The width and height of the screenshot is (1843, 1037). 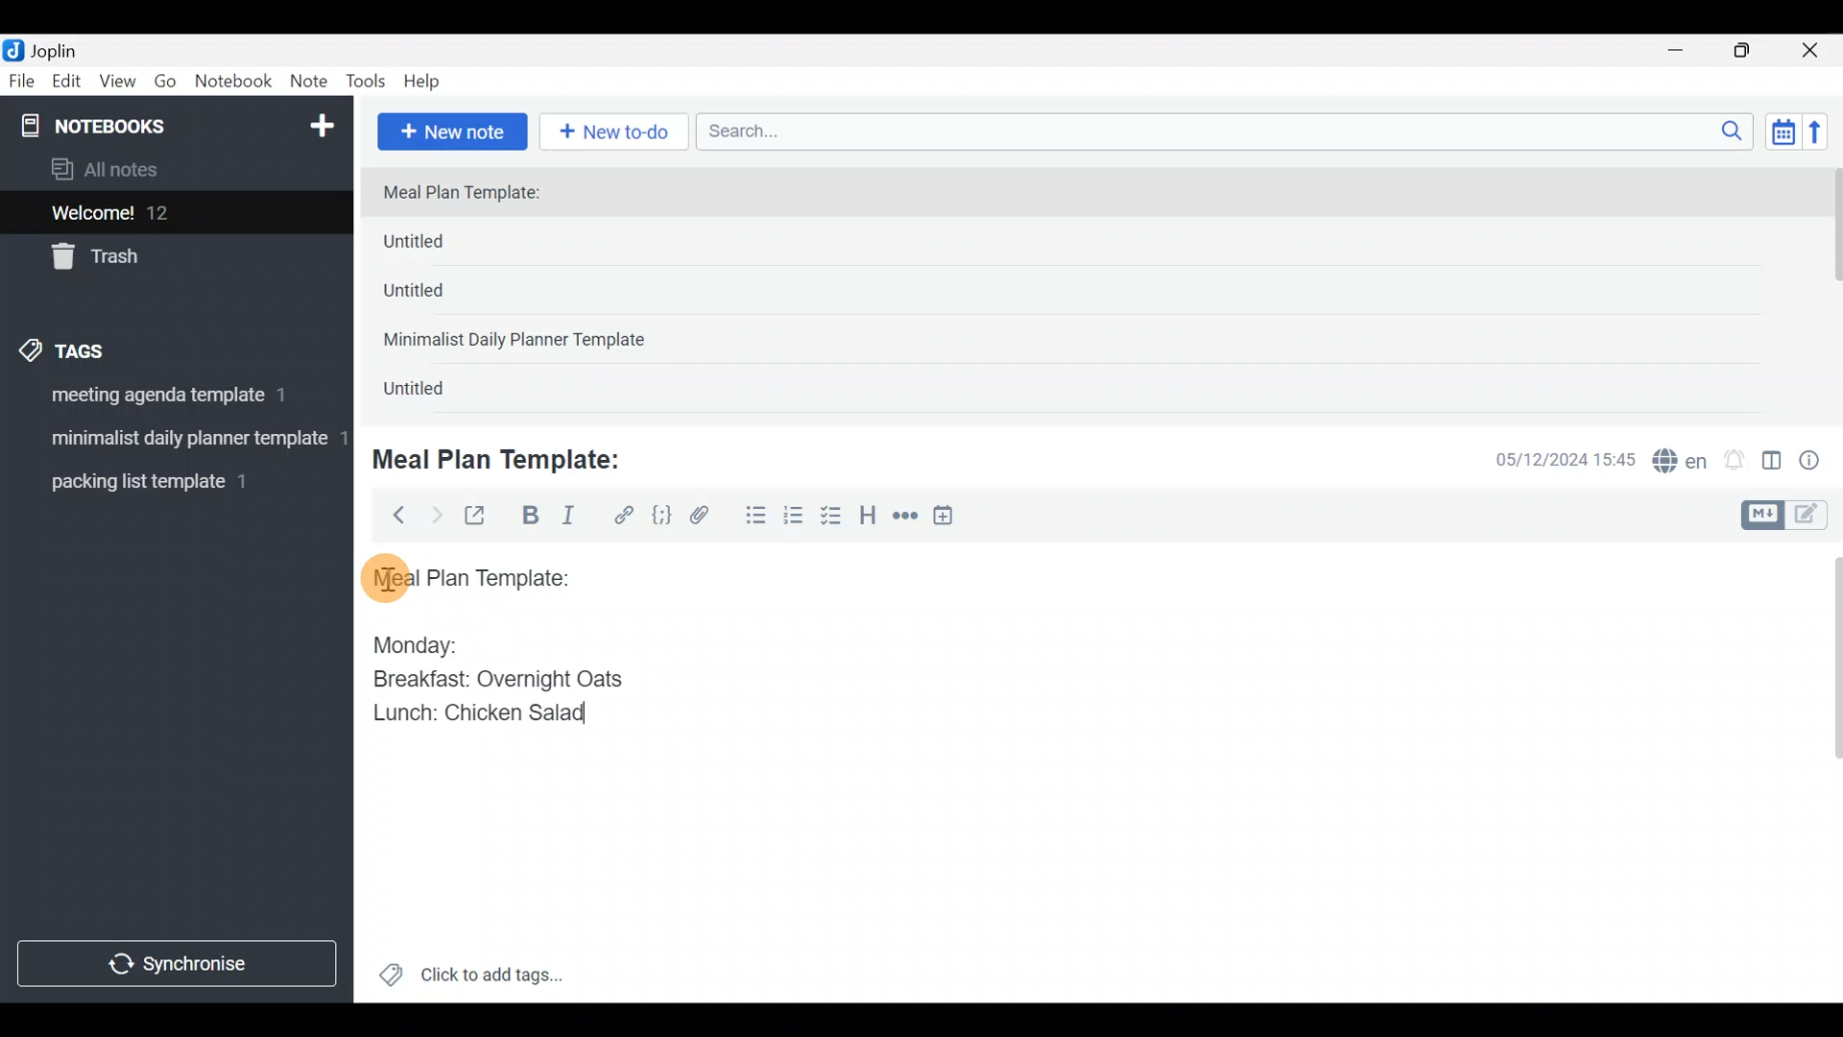 I want to click on Breakfast: Overnight Oats, so click(x=494, y=682).